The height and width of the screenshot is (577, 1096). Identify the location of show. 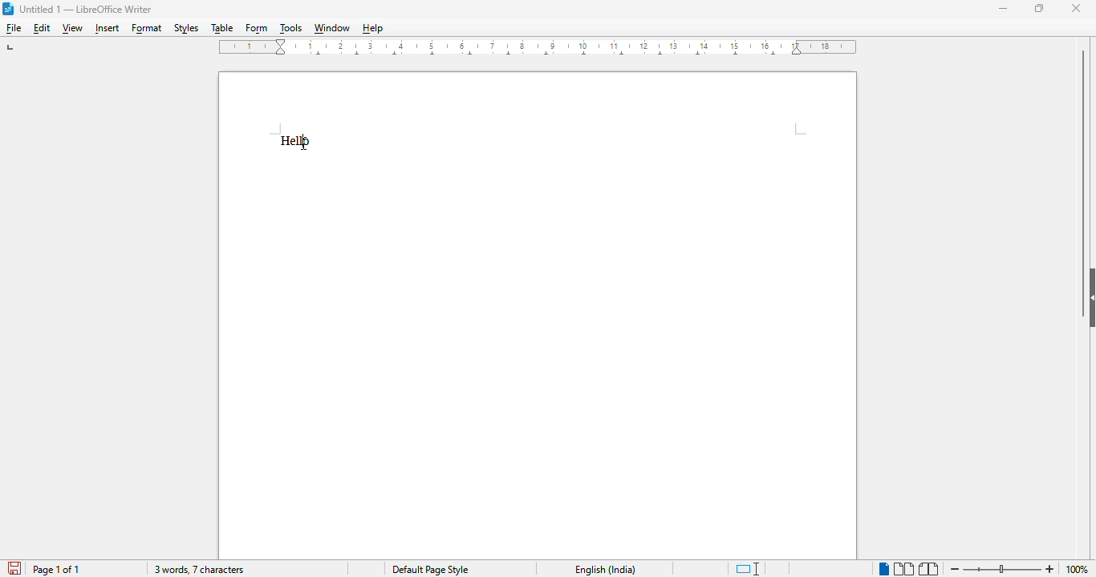
(1089, 298).